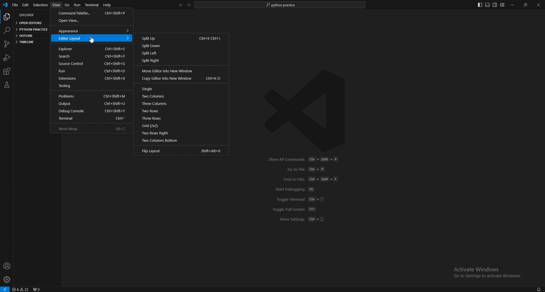 Image resolution: width=545 pixels, height=292 pixels. I want to click on go, so click(67, 5).